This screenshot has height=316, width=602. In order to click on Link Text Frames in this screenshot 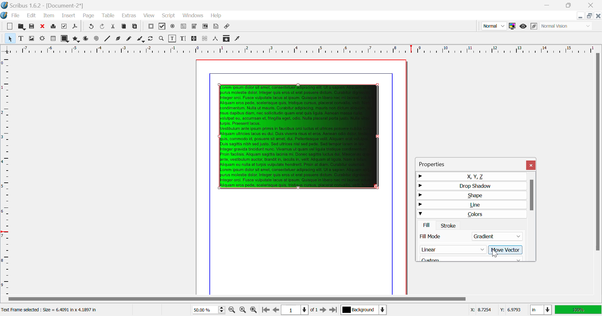, I will do `click(194, 39)`.